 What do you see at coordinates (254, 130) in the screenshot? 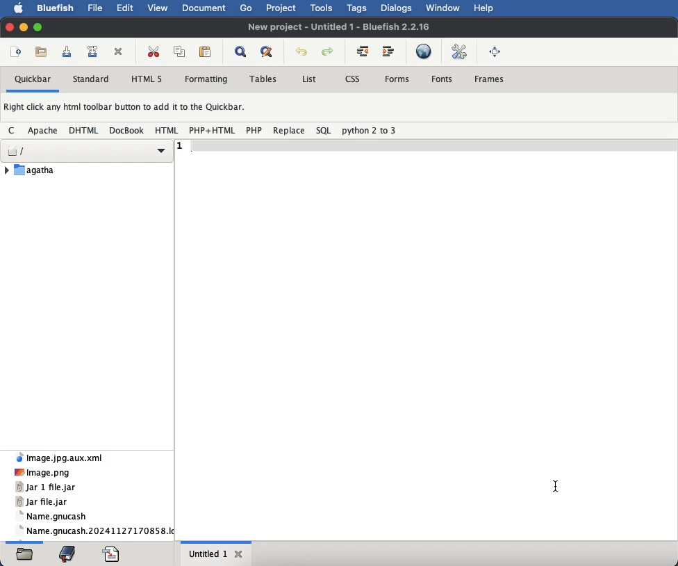
I see `php` at bounding box center [254, 130].